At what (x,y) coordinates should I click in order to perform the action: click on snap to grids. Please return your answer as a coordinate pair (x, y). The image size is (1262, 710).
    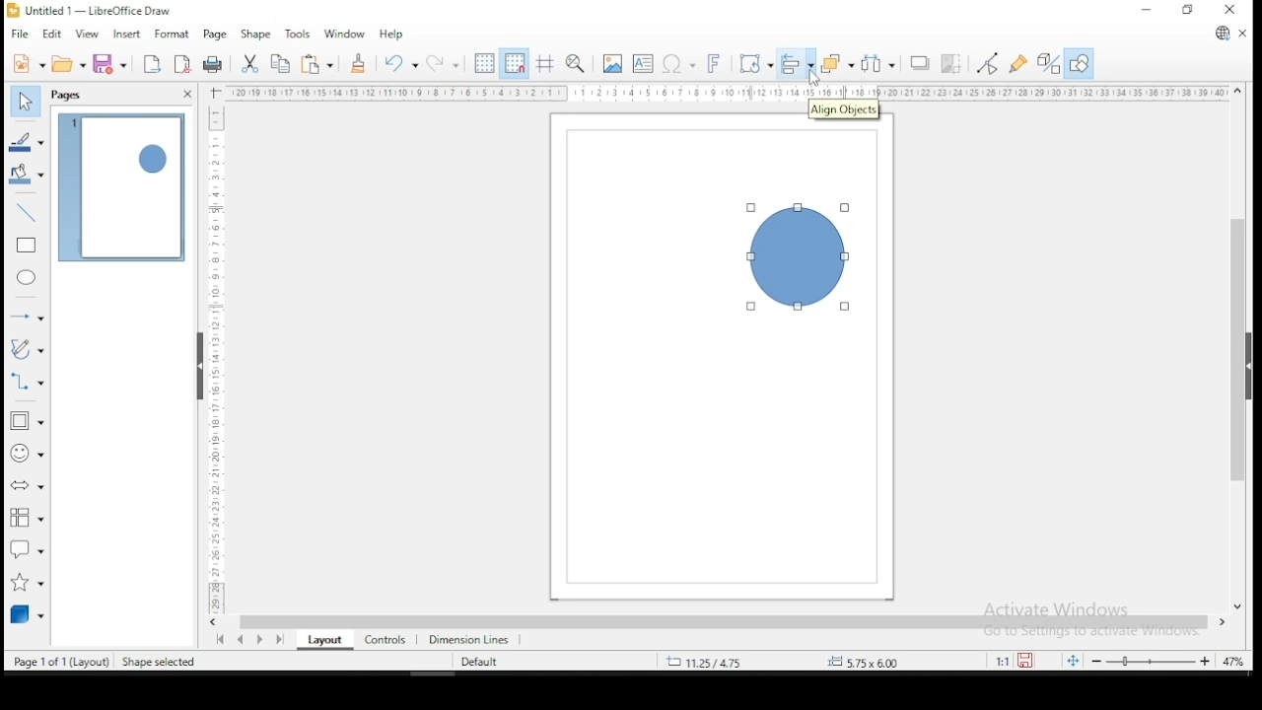
    Looking at the image, I should click on (514, 63).